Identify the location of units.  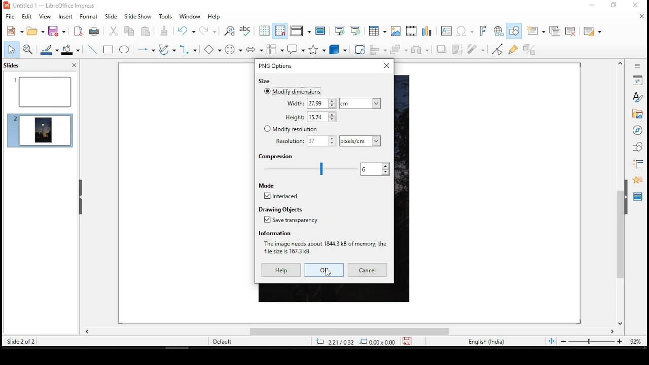
(359, 103).